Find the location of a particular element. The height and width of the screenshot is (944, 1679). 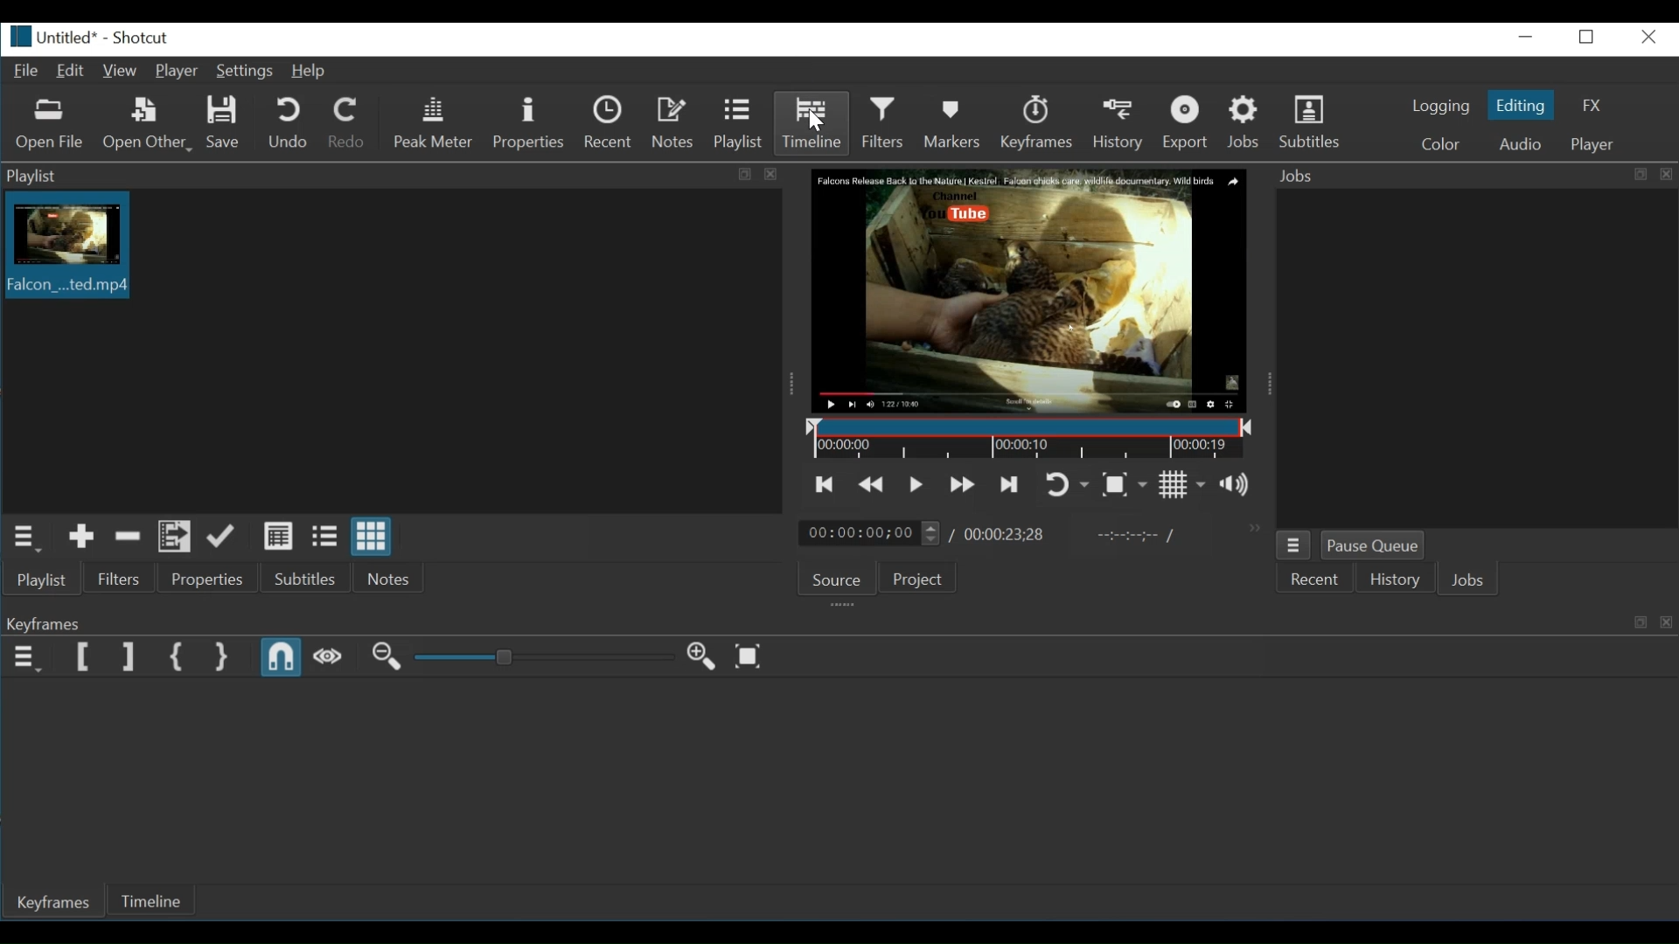

Player is located at coordinates (177, 72).